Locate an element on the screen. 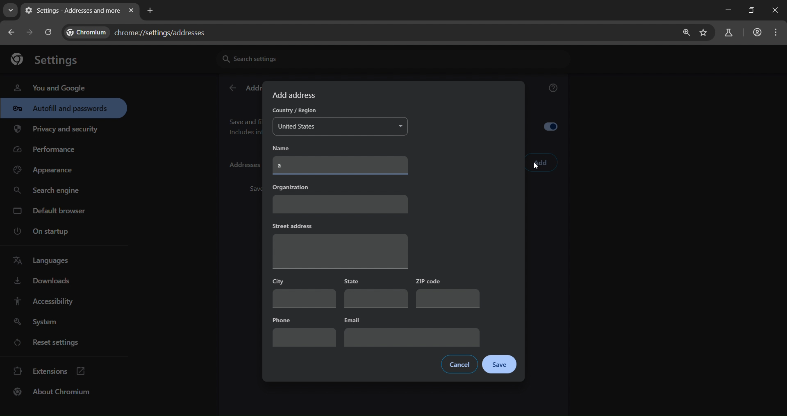 The image size is (787, 416). search engine is located at coordinates (49, 191).